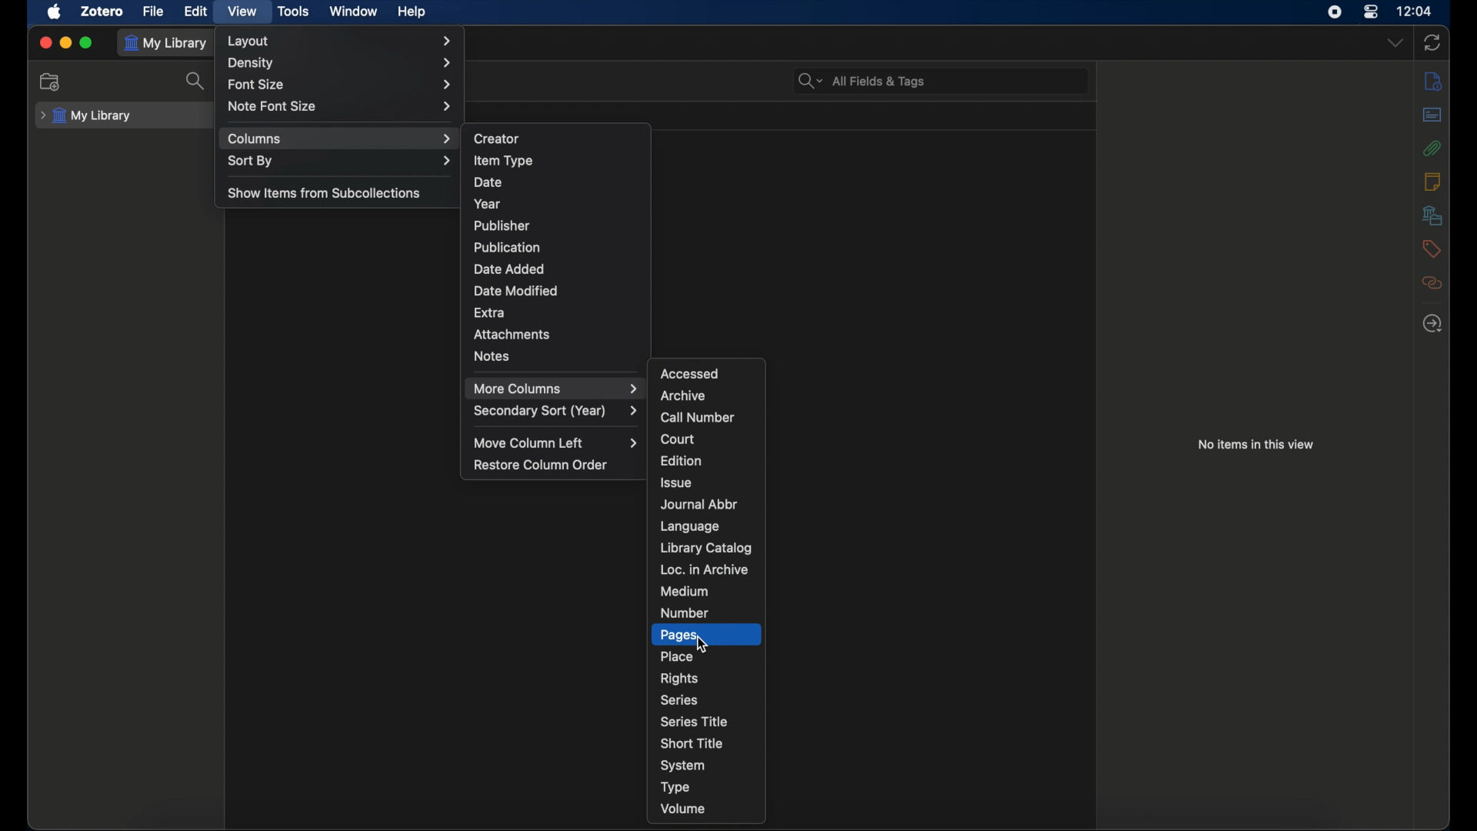  I want to click on short title, so click(692, 742).